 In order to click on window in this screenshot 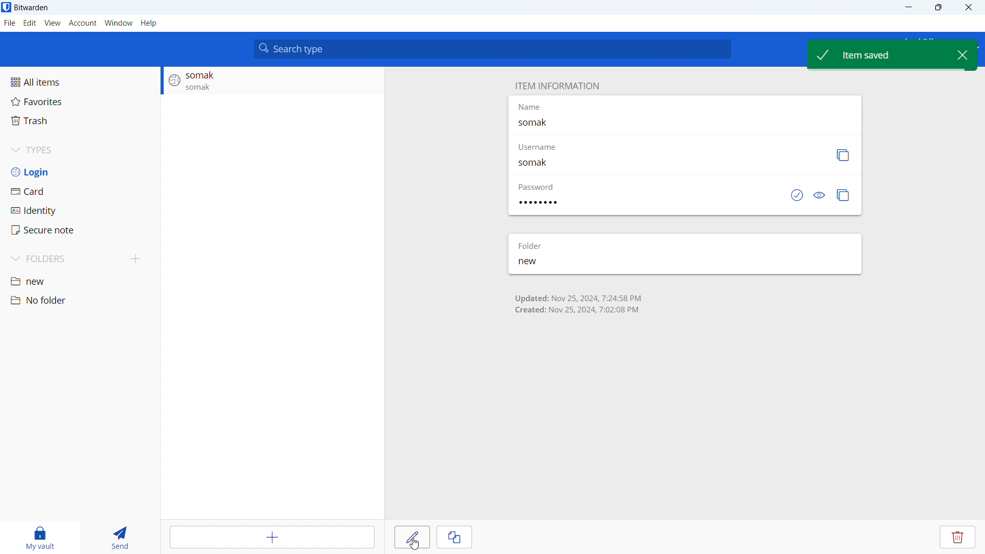, I will do `click(119, 23)`.